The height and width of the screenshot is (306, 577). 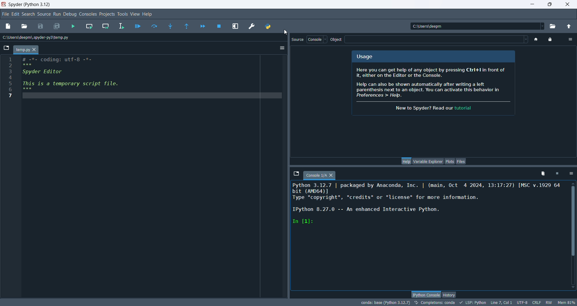 I want to click on minimize, so click(x=531, y=4).